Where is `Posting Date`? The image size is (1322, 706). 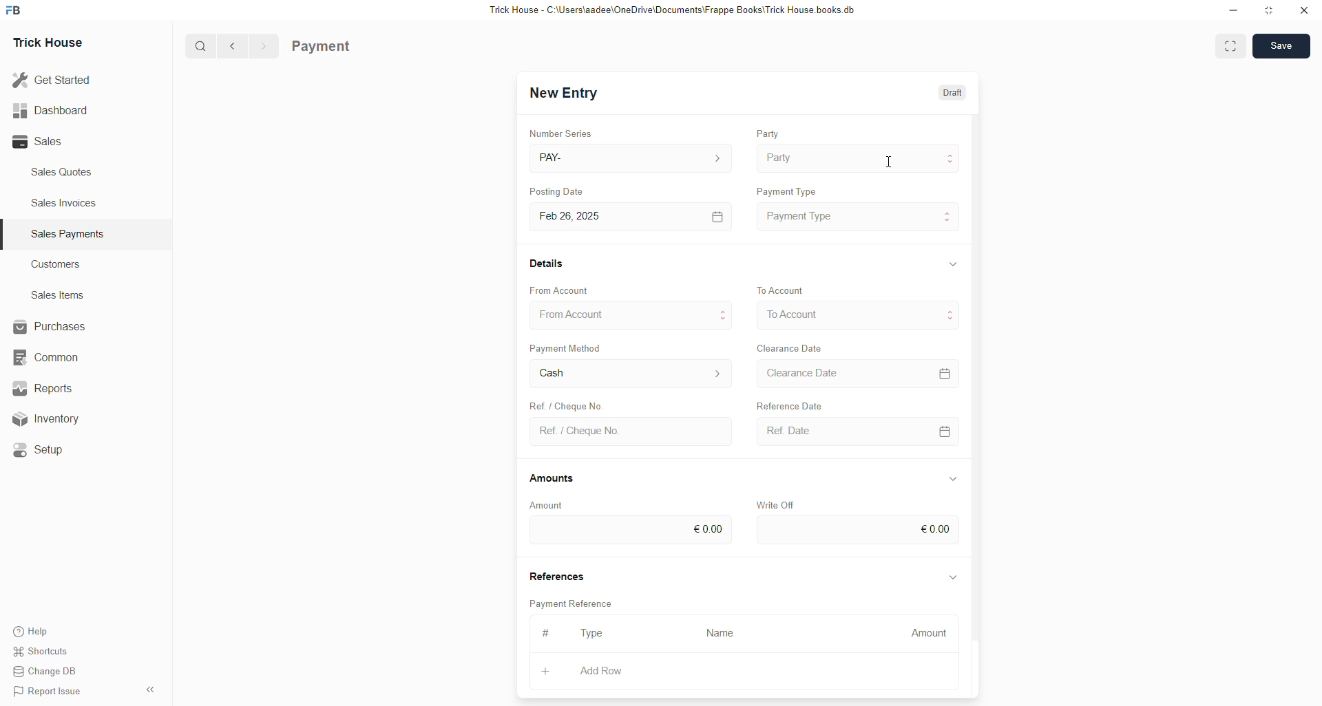 Posting Date is located at coordinates (556, 191).